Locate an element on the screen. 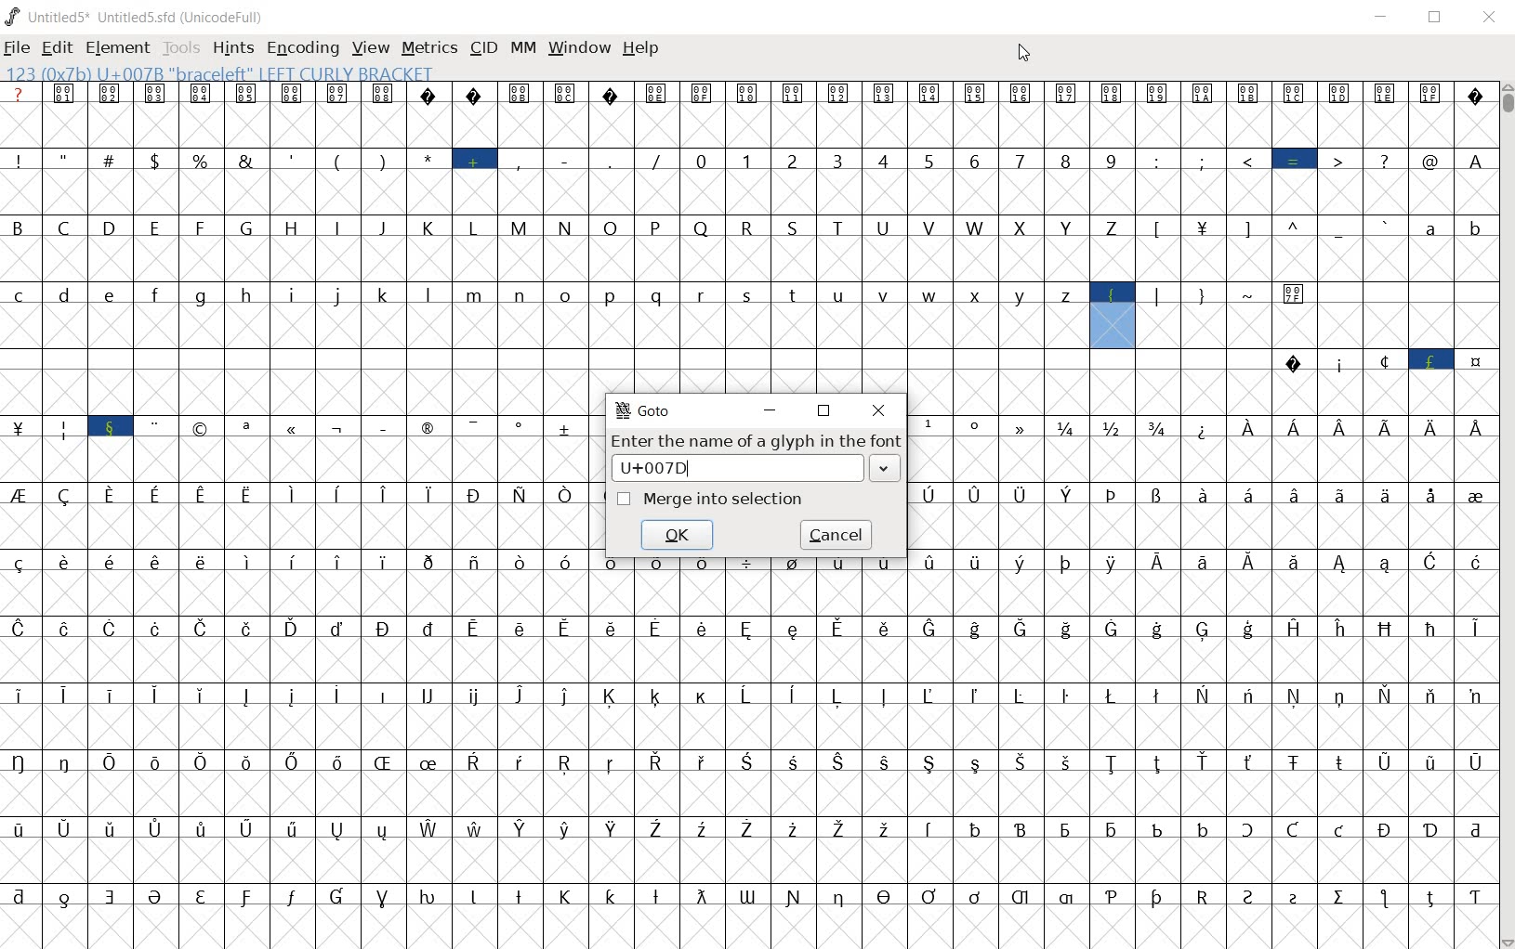 The width and height of the screenshot is (1515, 949). ok is located at coordinates (679, 536).